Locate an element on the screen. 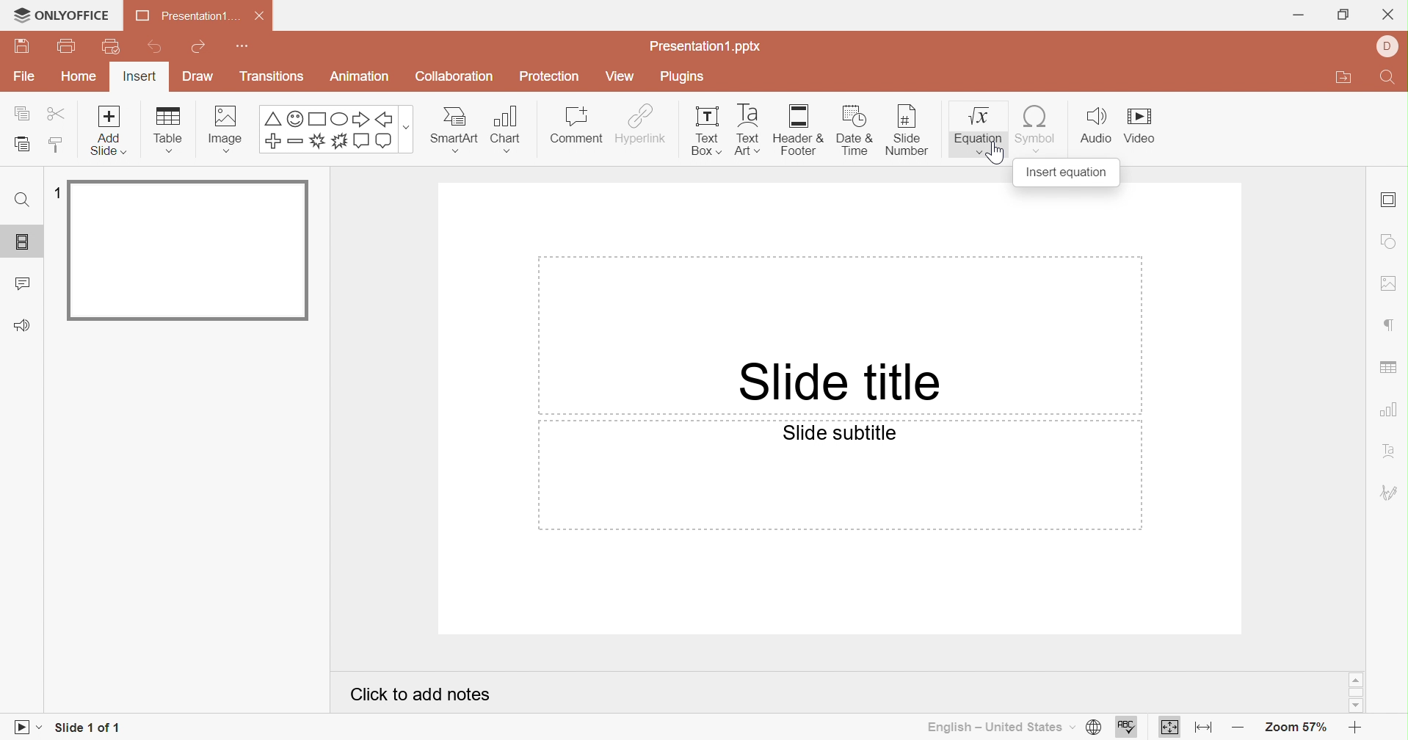  View is located at coordinates (621, 76).